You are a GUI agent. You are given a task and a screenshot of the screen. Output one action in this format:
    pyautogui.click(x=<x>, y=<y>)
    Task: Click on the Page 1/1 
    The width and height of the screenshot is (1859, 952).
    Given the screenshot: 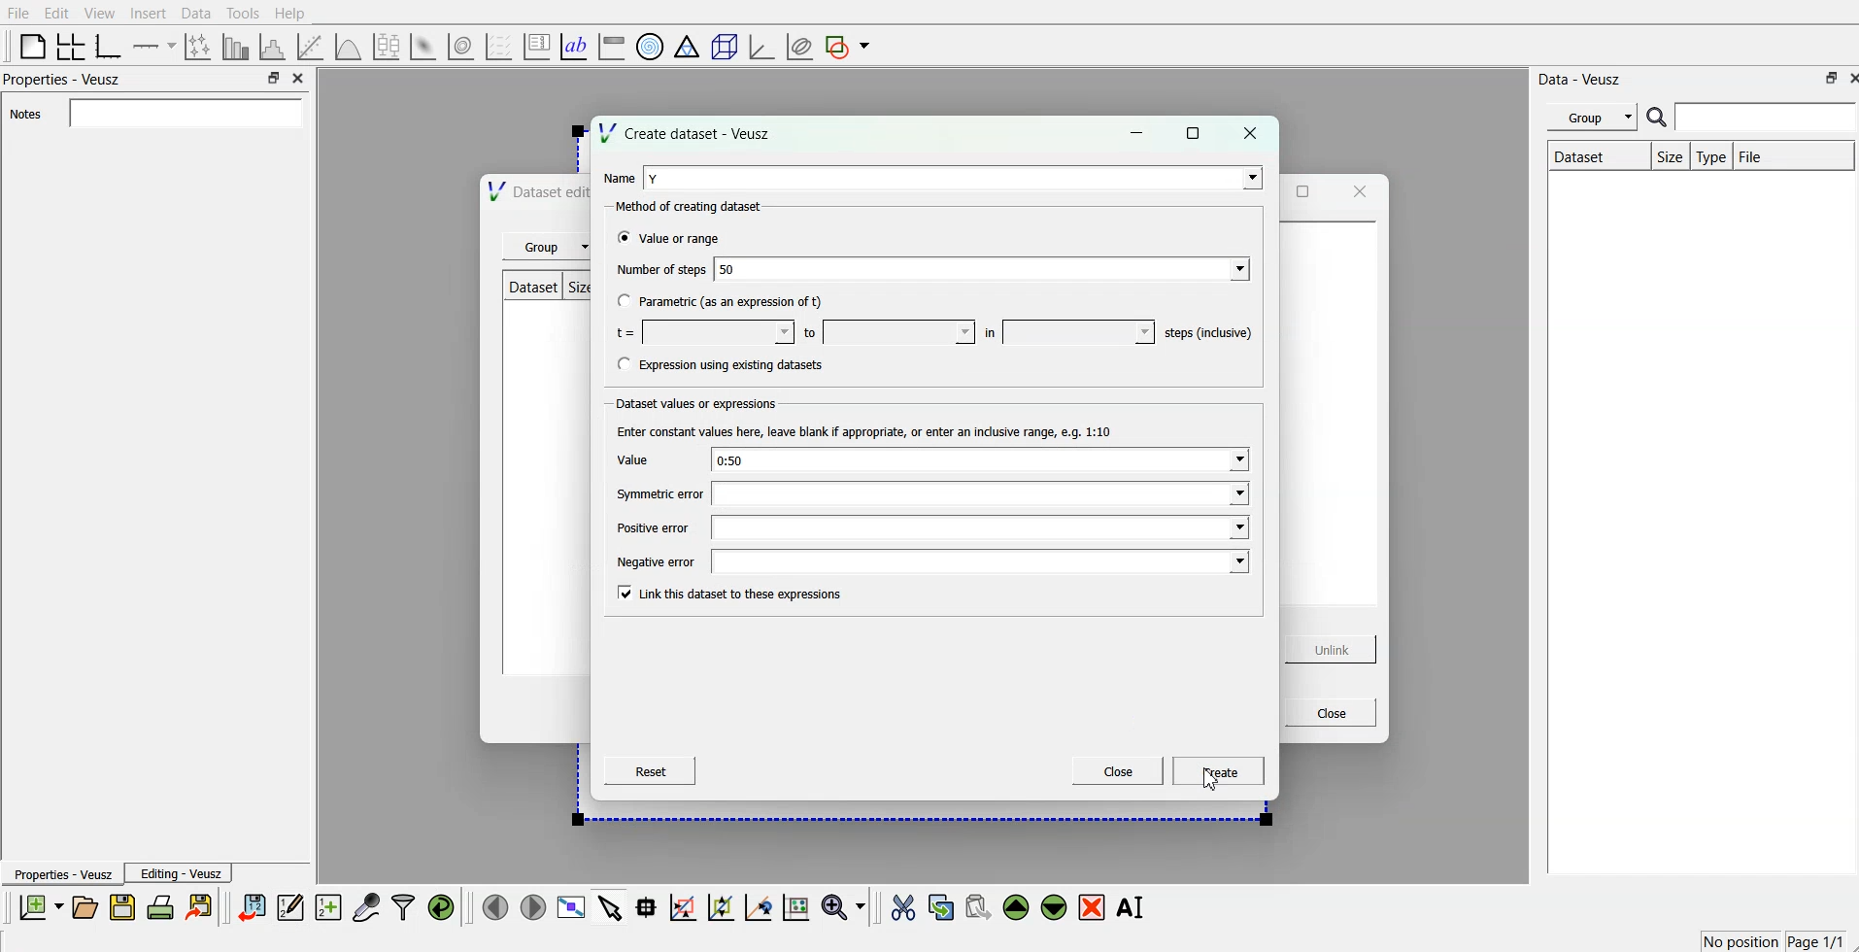 What is the action you would take?
    pyautogui.click(x=1815, y=940)
    